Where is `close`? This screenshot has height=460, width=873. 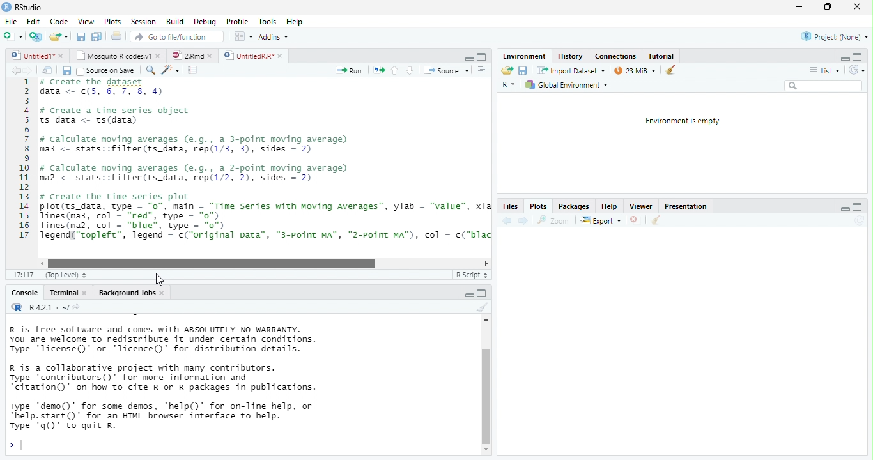 close is located at coordinates (160, 55).